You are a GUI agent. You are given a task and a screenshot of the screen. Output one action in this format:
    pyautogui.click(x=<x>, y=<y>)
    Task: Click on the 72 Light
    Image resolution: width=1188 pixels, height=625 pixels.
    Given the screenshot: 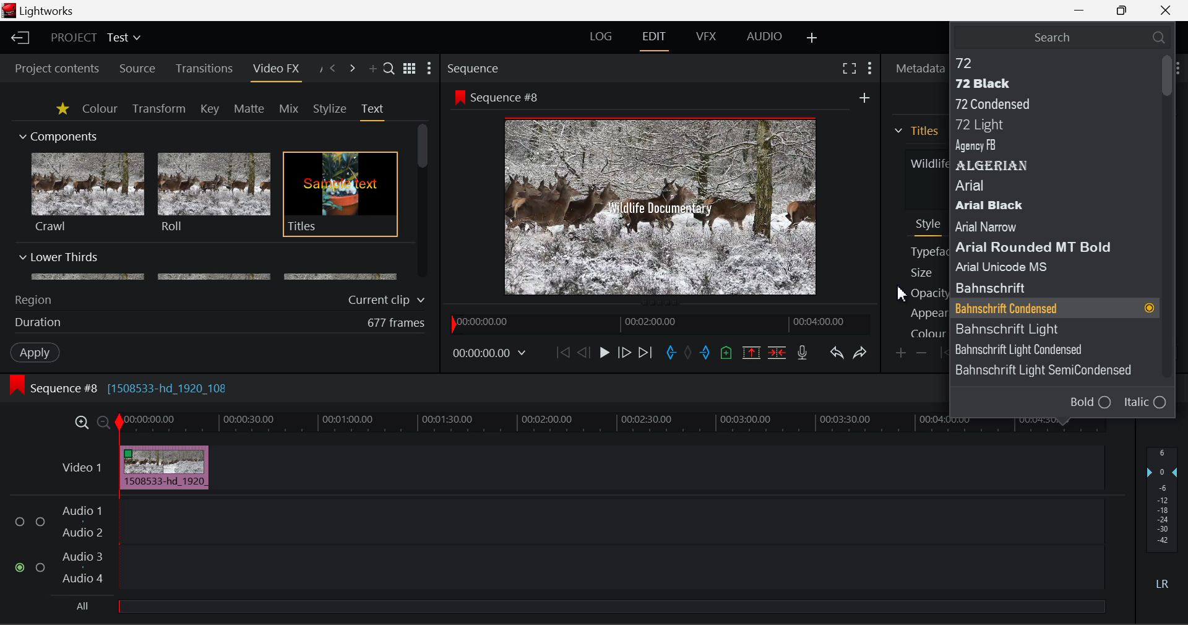 What is the action you would take?
    pyautogui.click(x=1042, y=126)
    